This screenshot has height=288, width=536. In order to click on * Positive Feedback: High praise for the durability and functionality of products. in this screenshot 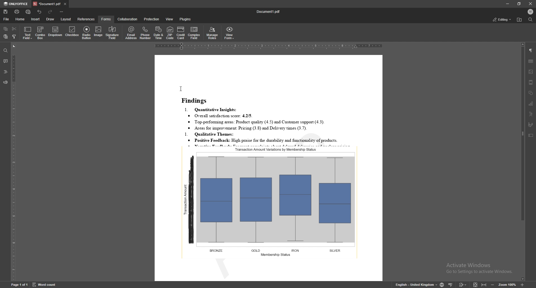, I will do `click(272, 141)`.